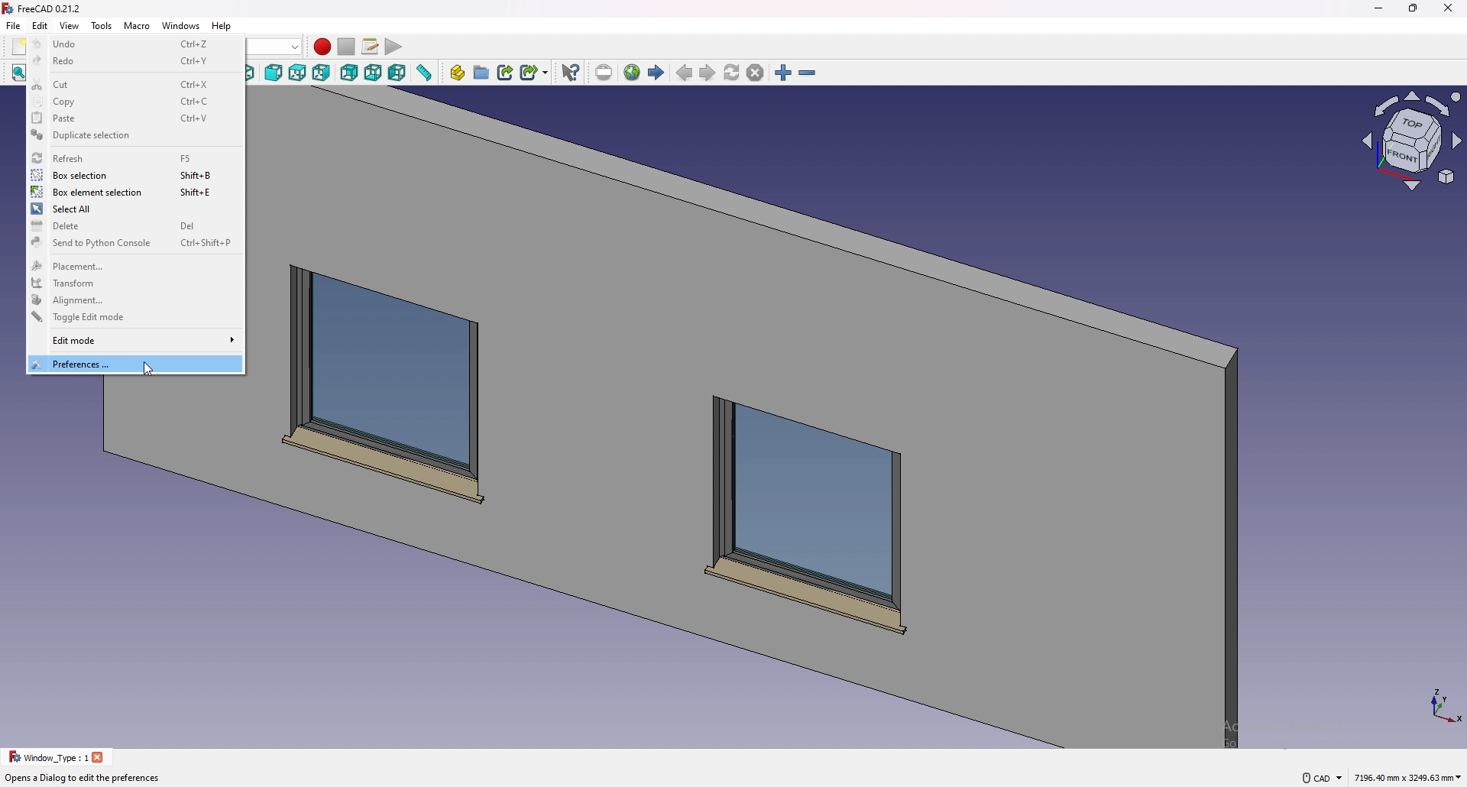 Image resolution: width=1467 pixels, height=787 pixels. Describe the element at coordinates (1436, 704) in the screenshot. I see `tourus` at that location.